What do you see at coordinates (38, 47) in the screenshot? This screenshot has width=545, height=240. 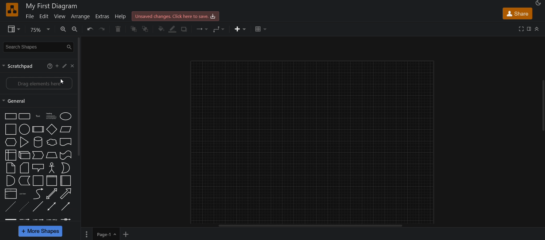 I see `search shapes` at bounding box center [38, 47].